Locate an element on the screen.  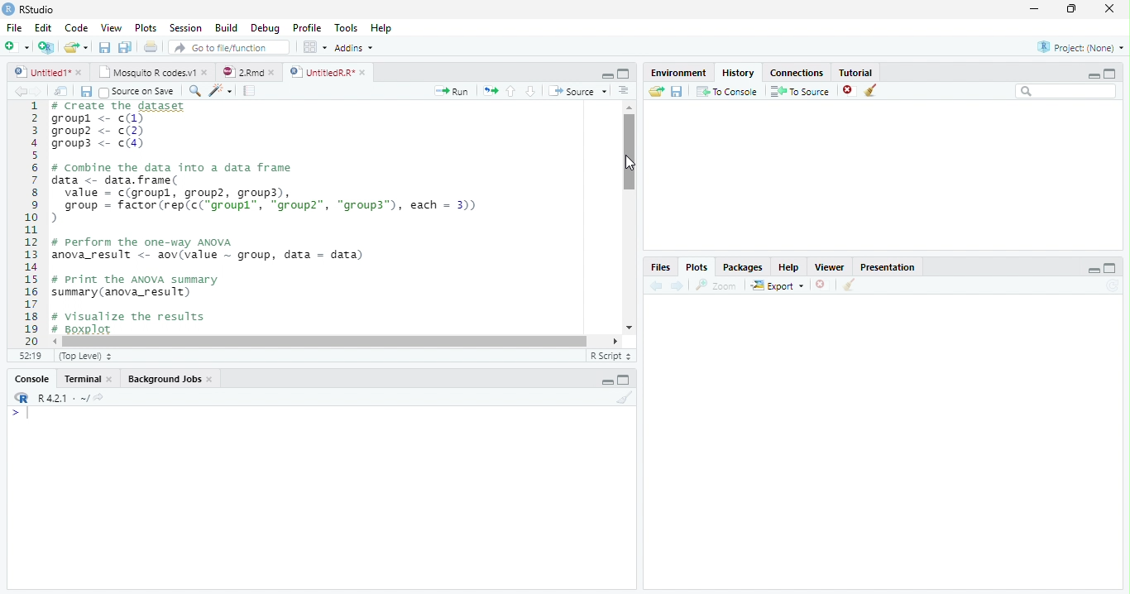
Help is located at coordinates (381, 30).